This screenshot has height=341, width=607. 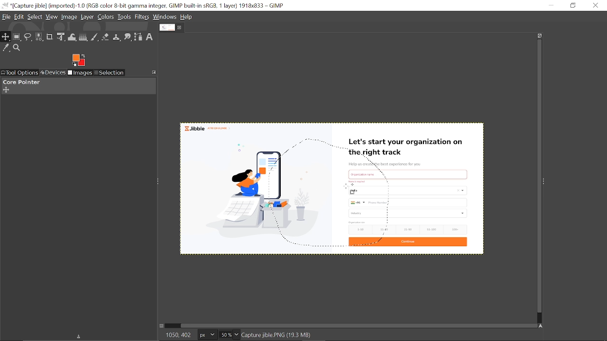 I want to click on Add, so click(x=6, y=90).